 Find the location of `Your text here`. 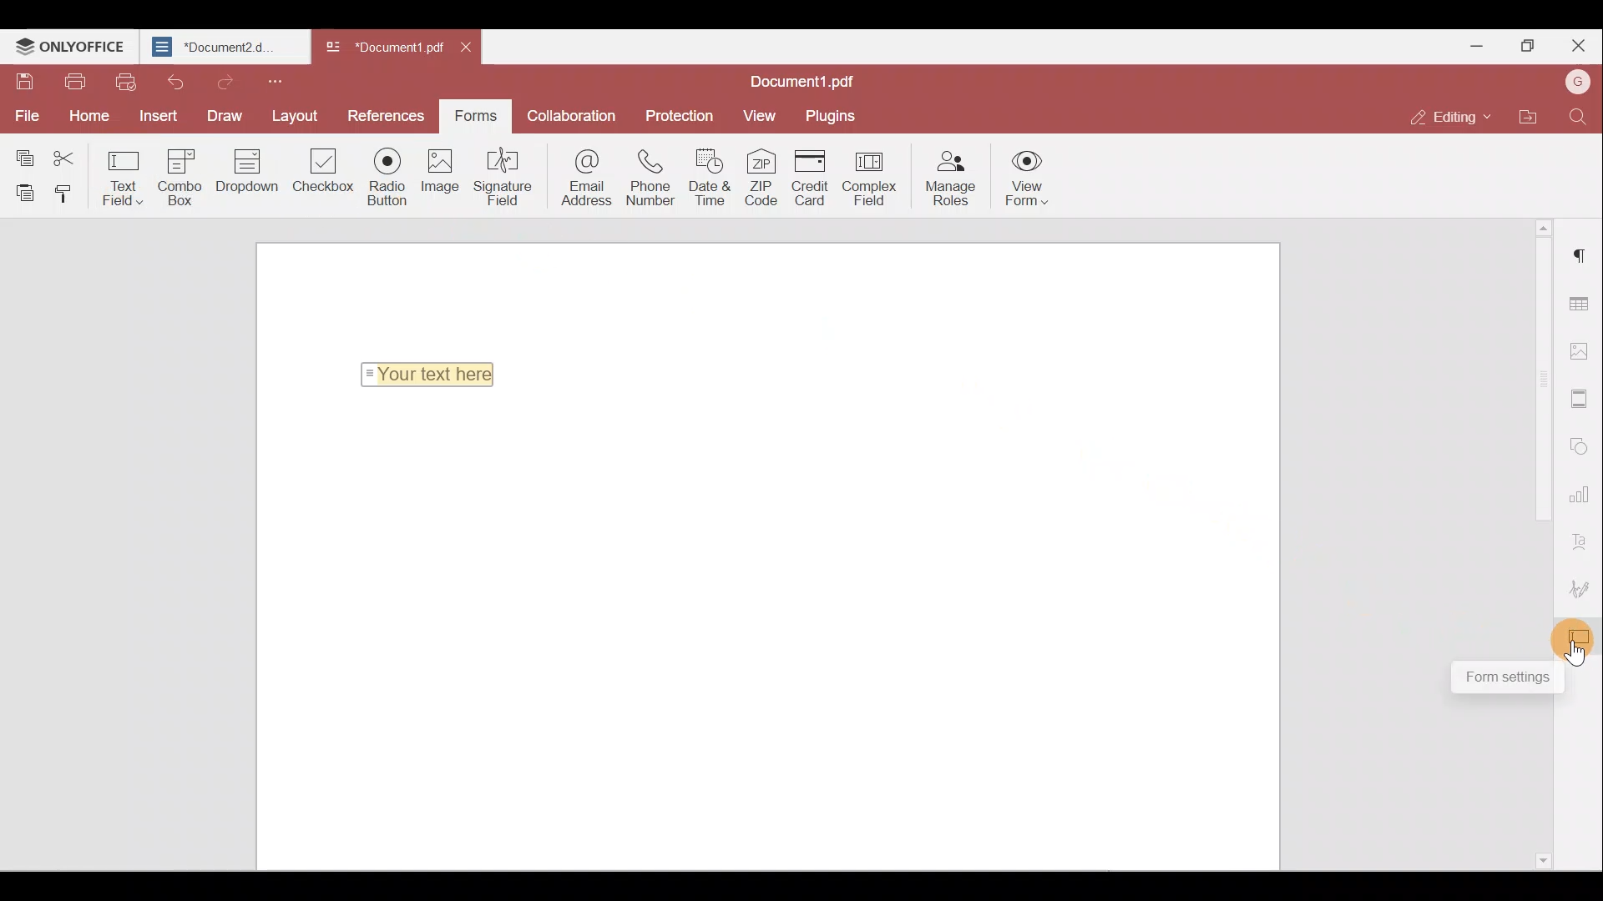

Your text here is located at coordinates (436, 370).